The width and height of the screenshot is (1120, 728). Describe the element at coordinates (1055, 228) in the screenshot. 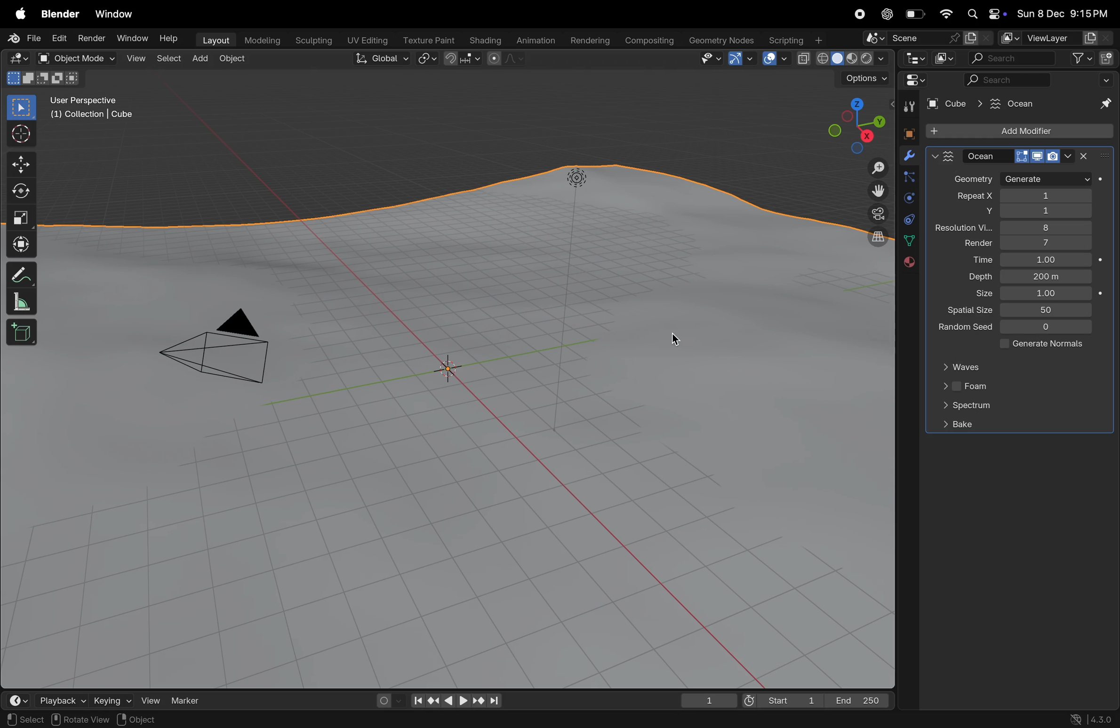

I see `8` at that location.